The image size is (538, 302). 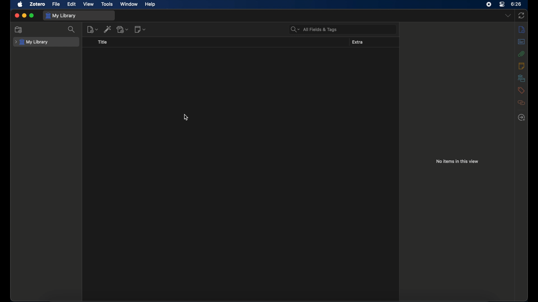 What do you see at coordinates (151, 4) in the screenshot?
I see `help` at bounding box center [151, 4].